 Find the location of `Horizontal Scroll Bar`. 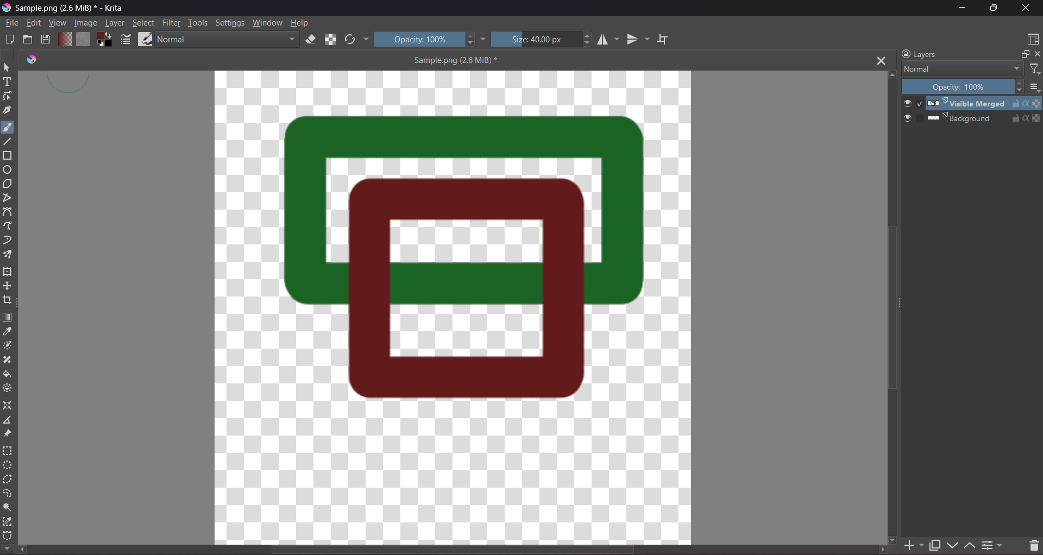

Horizontal Scroll Bar is located at coordinates (459, 551).